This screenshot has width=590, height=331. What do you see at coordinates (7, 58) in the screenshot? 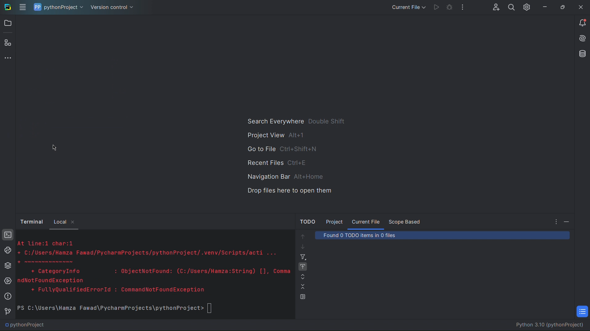
I see `More` at bounding box center [7, 58].